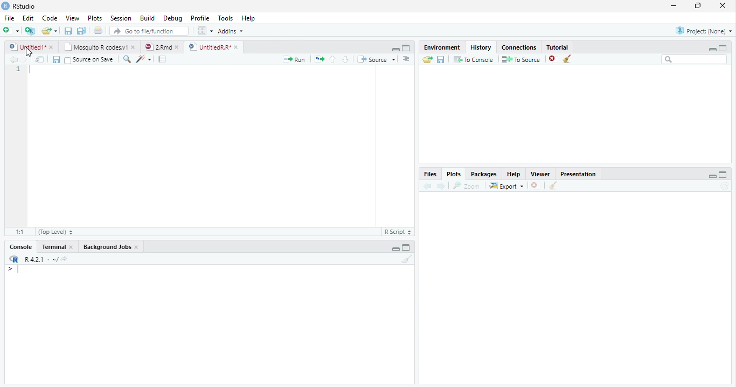 This screenshot has width=736, height=387. Describe the element at coordinates (122, 18) in the screenshot. I see `Session` at that location.